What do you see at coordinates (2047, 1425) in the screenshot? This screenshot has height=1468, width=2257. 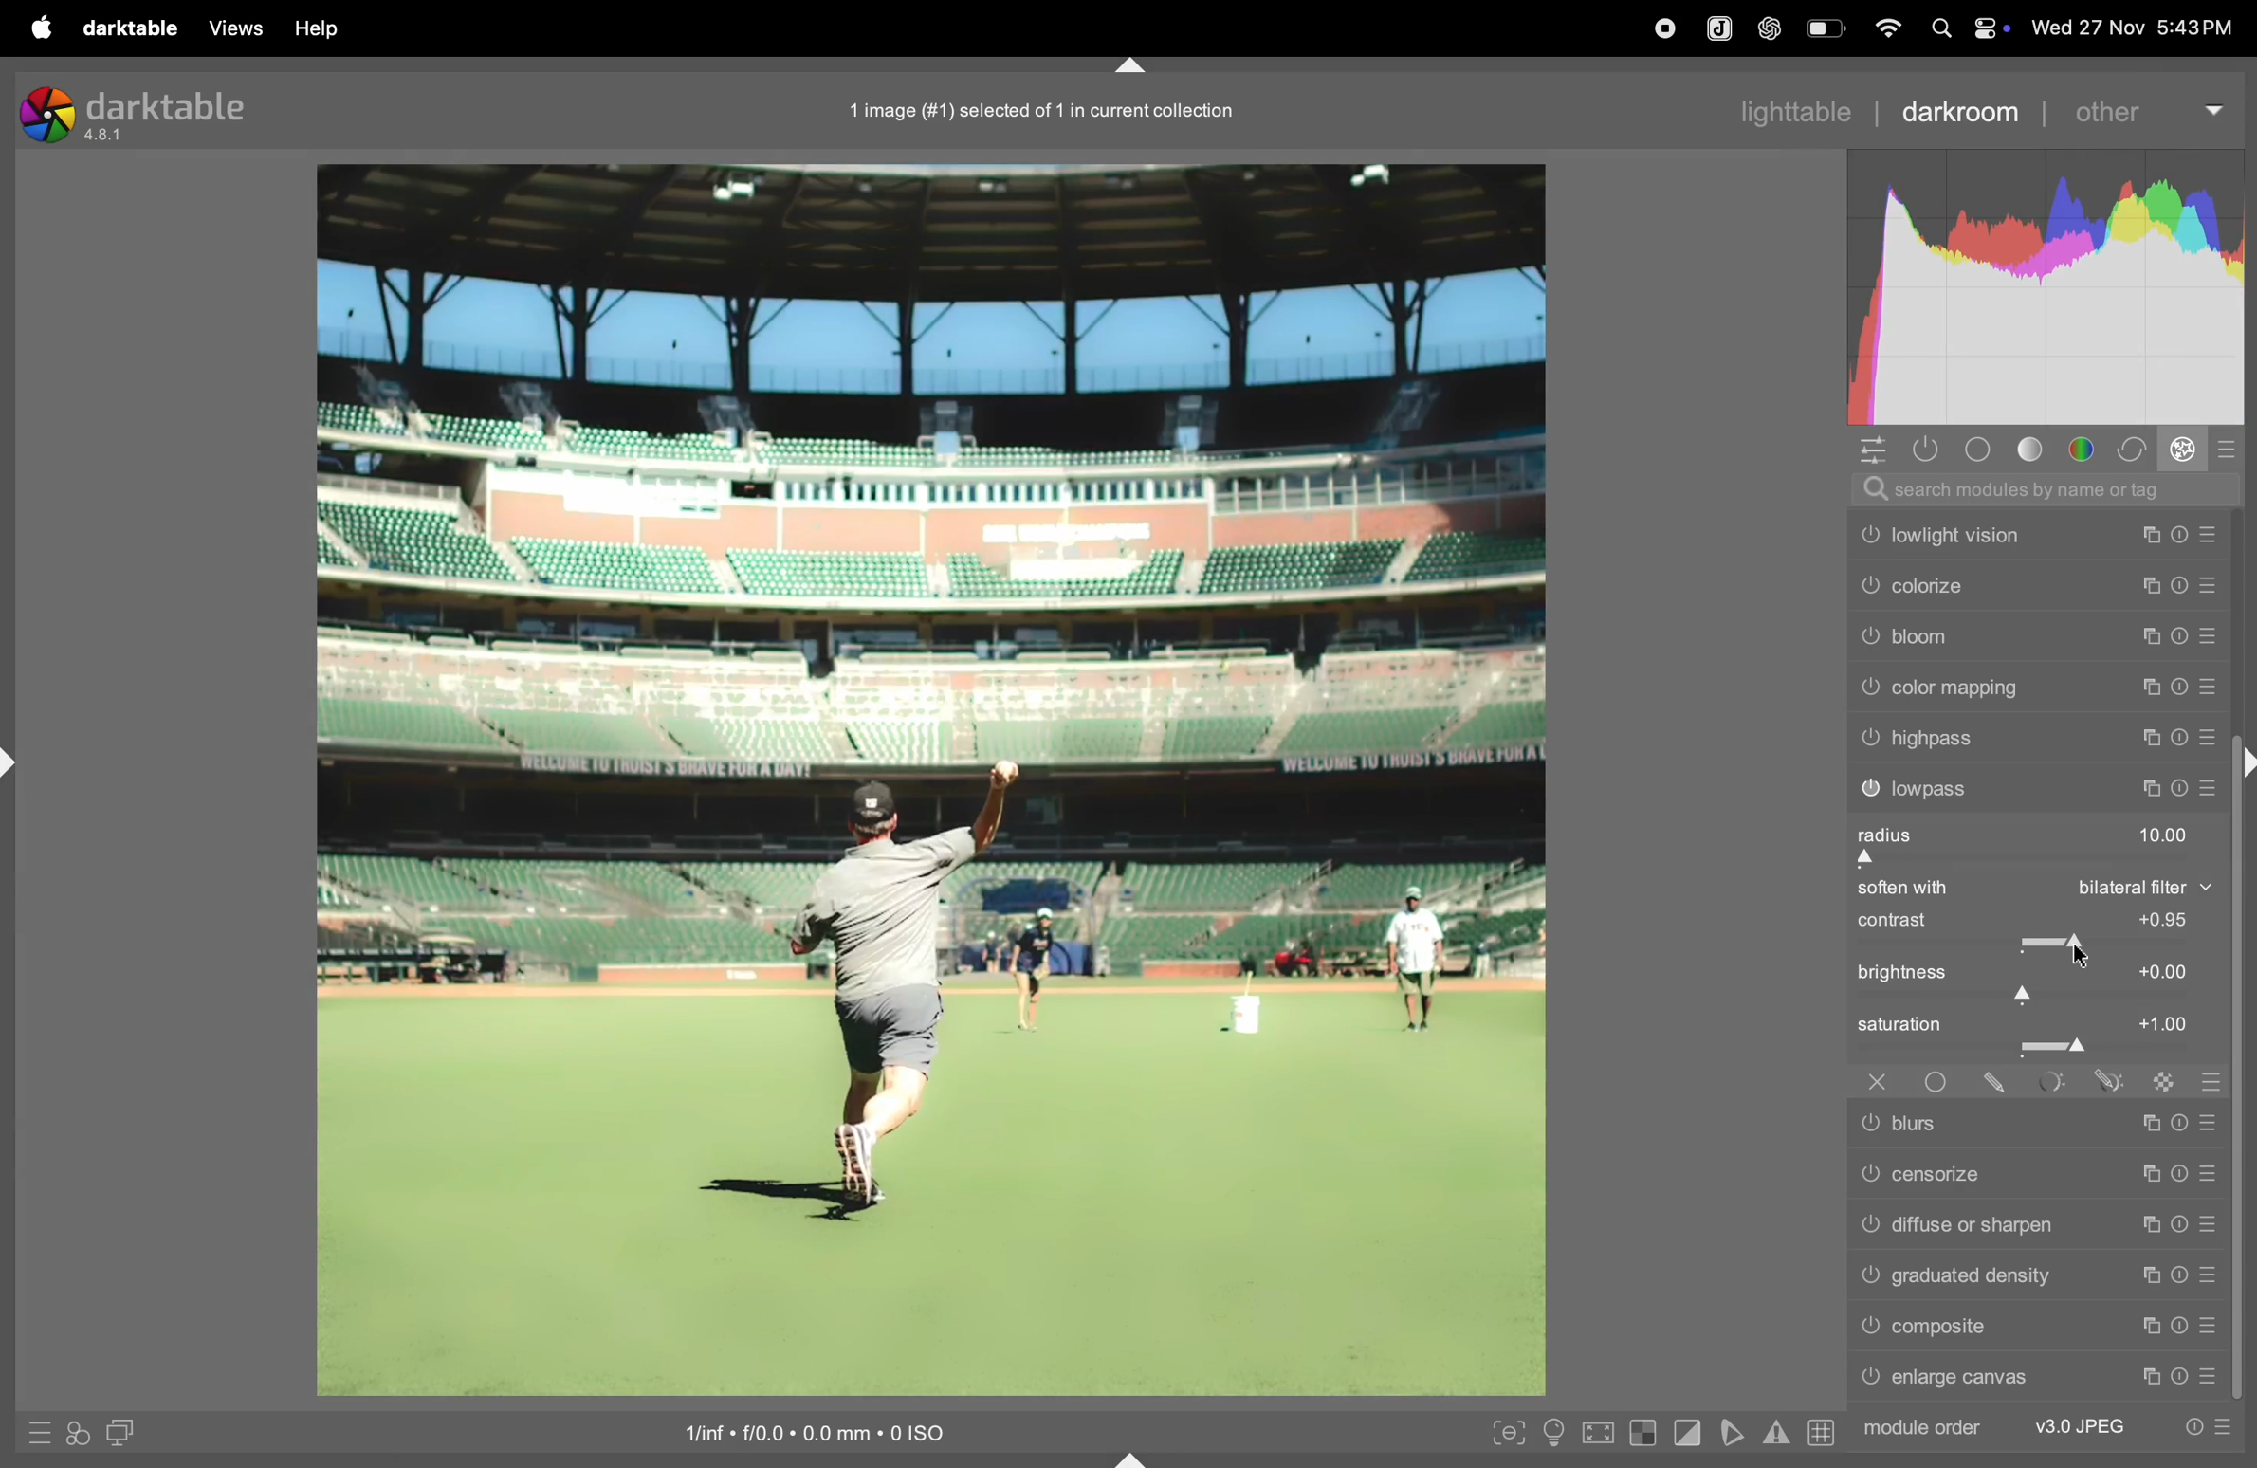 I see `module order` at bounding box center [2047, 1425].